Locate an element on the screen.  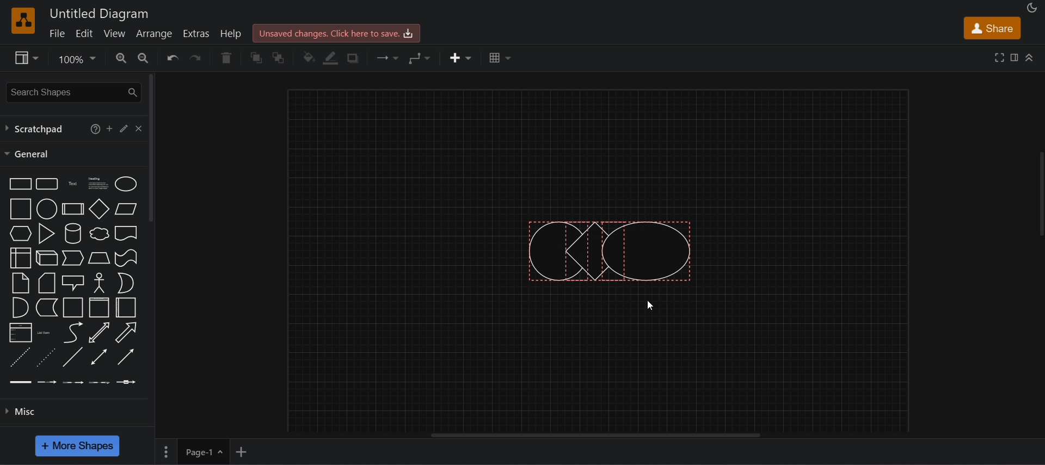
or is located at coordinates (125, 283).